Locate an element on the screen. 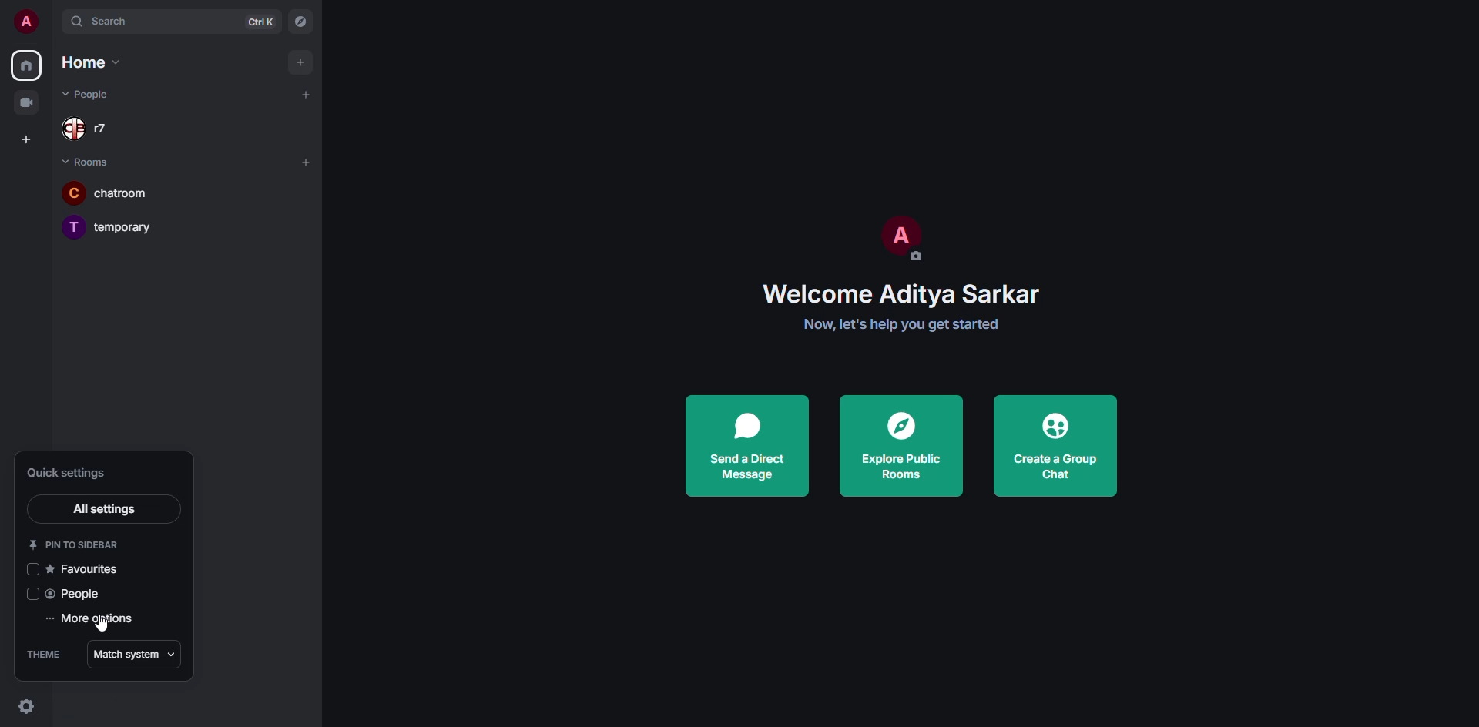  welcome is located at coordinates (904, 293).